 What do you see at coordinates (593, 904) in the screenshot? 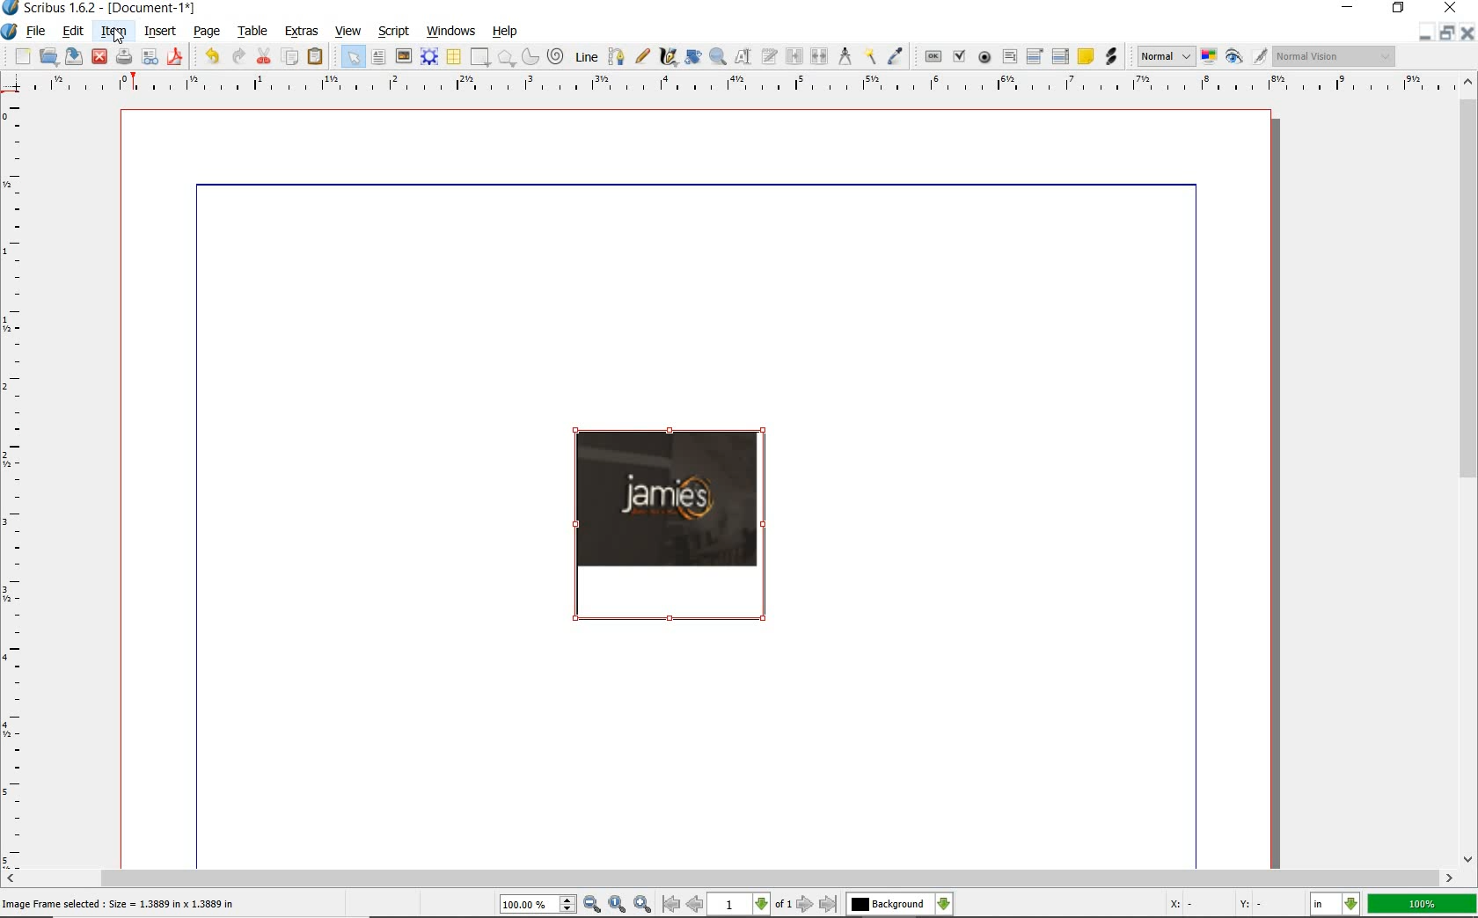
I see `Zoom Out` at bounding box center [593, 904].